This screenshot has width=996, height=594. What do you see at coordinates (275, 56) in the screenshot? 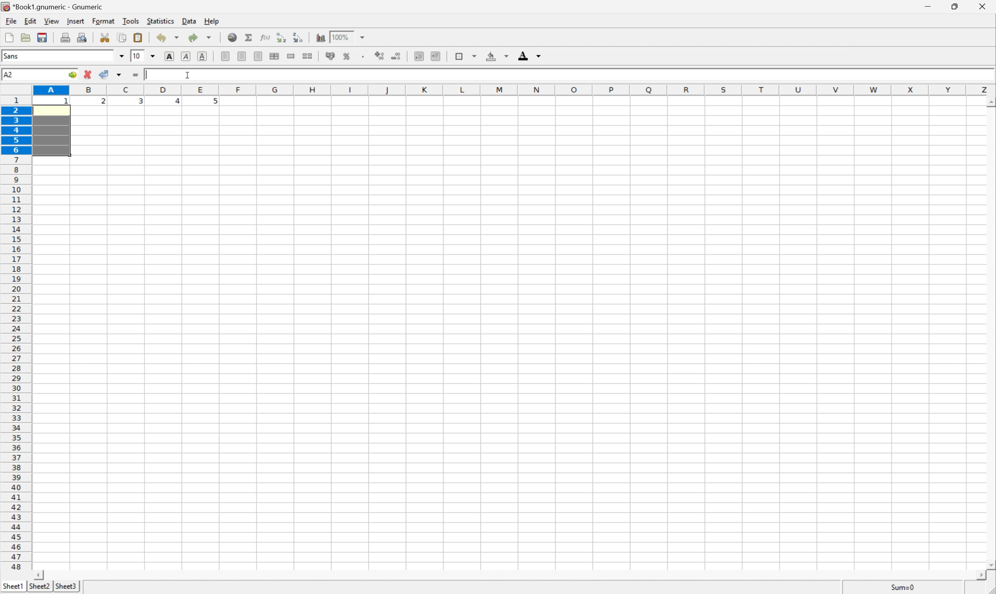
I see `center horizontally` at bounding box center [275, 56].